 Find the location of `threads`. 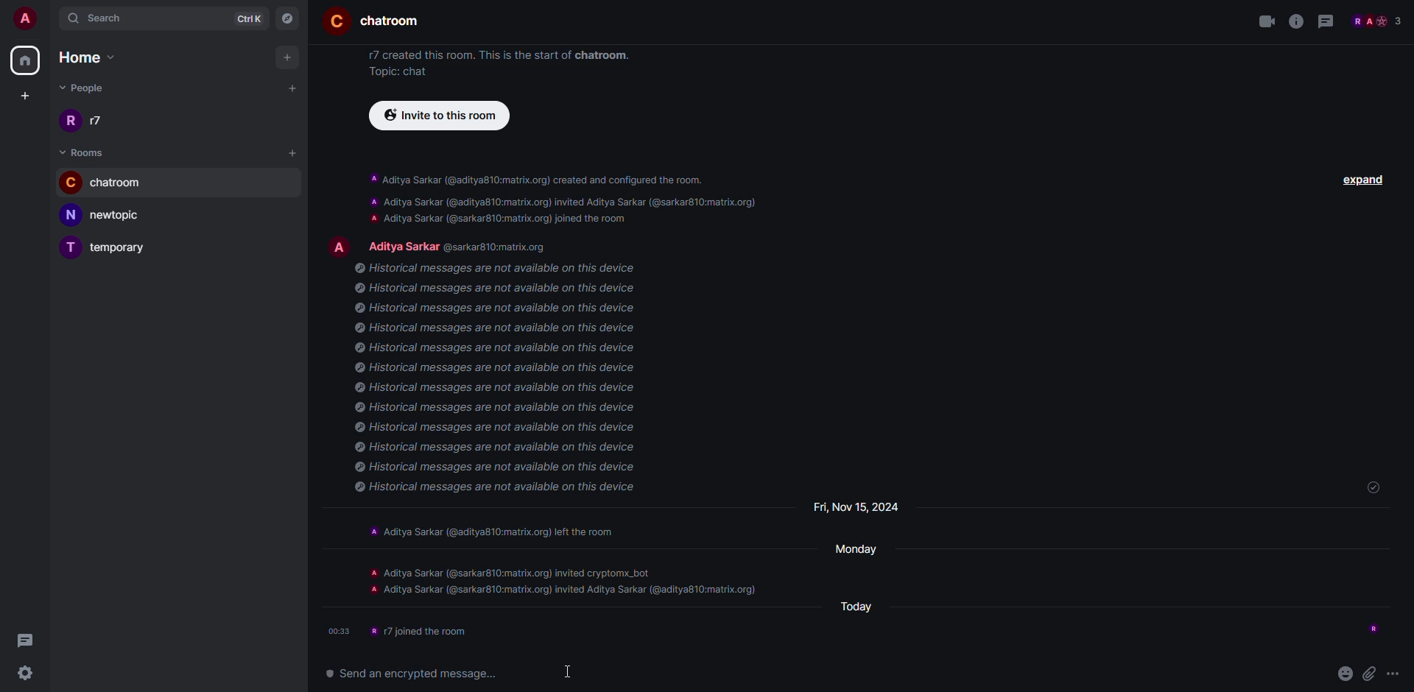

threads is located at coordinates (24, 640).